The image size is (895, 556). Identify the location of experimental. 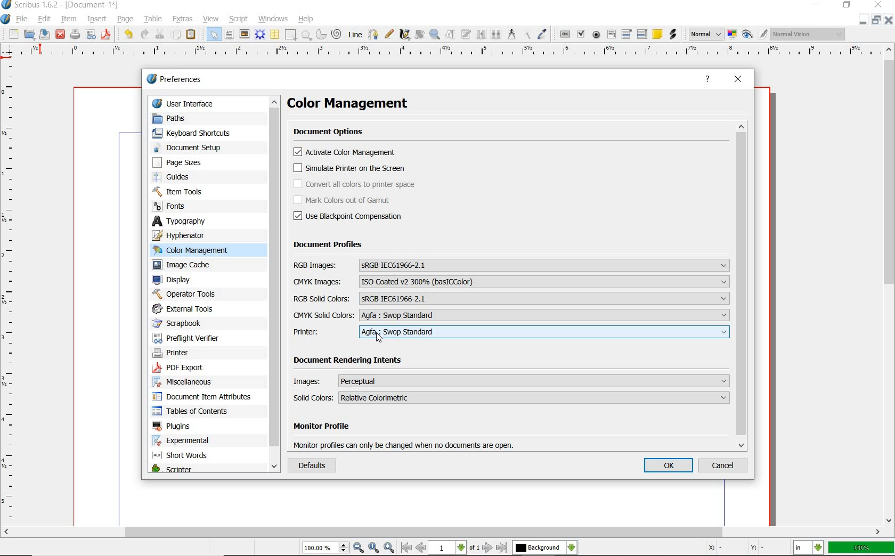
(196, 440).